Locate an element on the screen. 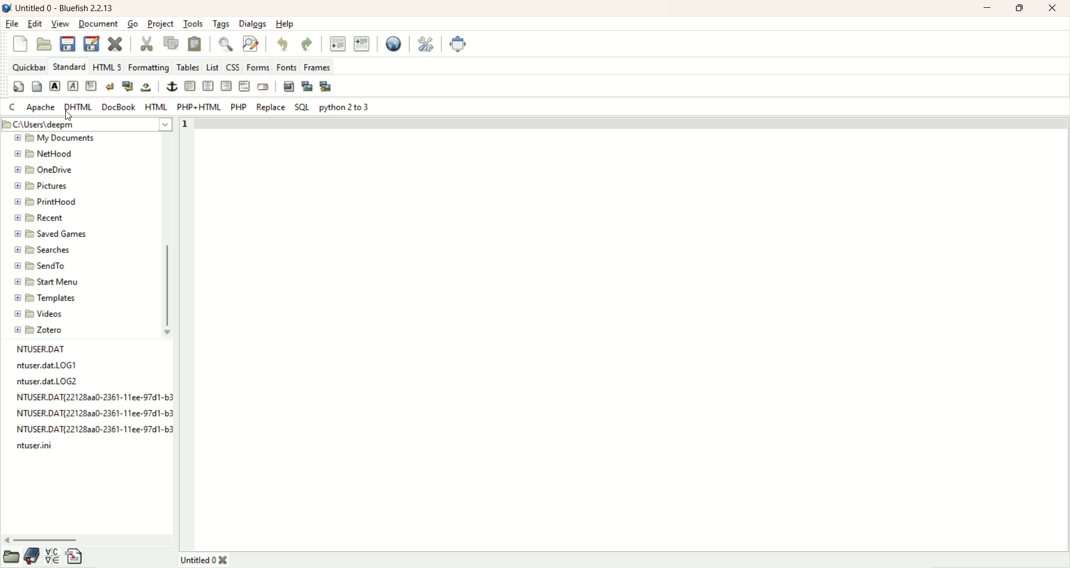 Image resolution: width=1070 pixels, height=568 pixels. PHP+HTML is located at coordinates (200, 108).